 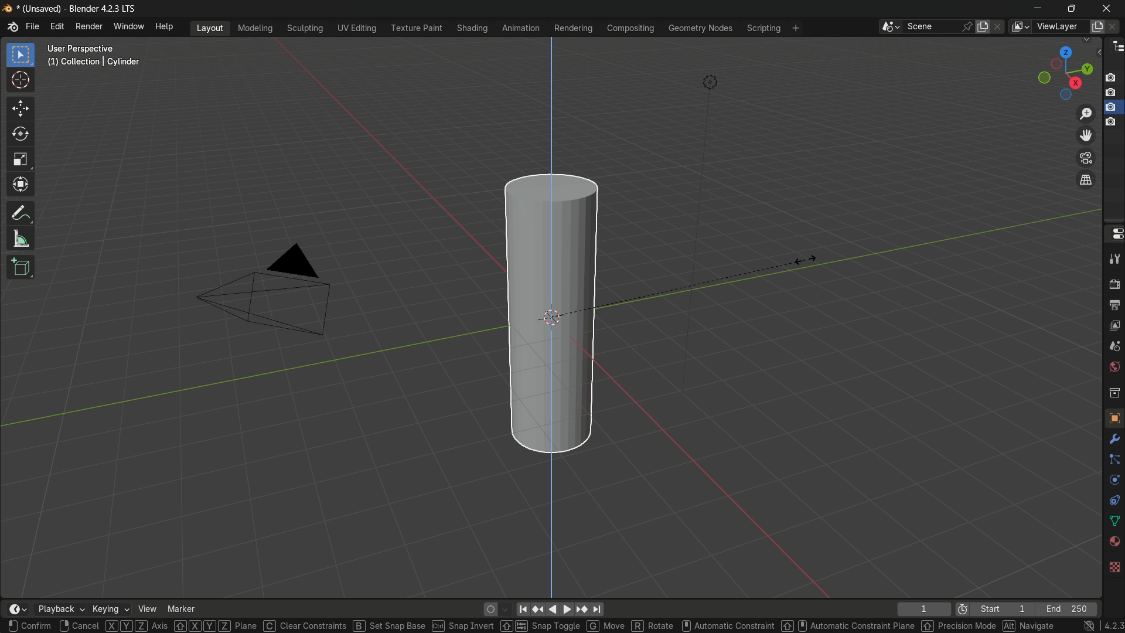 What do you see at coordinates (21, 161) in the screenshot?
I see `scale` at bounding box center [21, 161].